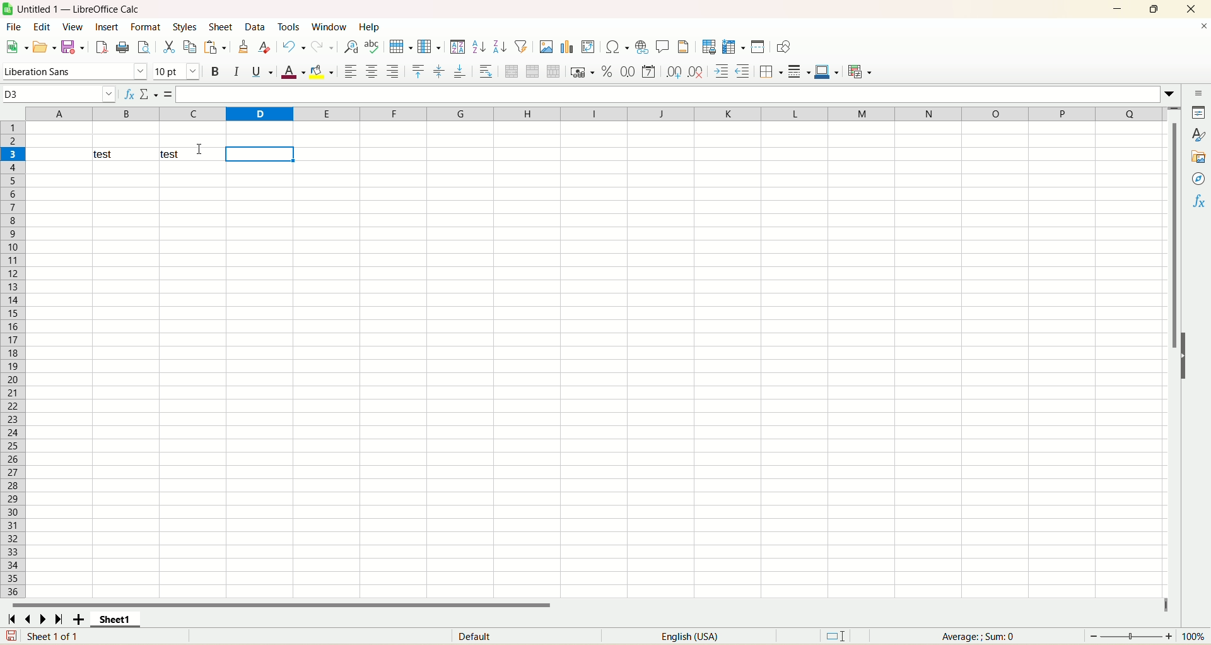  Describe the element at coordinates (1118, 9) in the screenshot. I see `minimize` at that location.